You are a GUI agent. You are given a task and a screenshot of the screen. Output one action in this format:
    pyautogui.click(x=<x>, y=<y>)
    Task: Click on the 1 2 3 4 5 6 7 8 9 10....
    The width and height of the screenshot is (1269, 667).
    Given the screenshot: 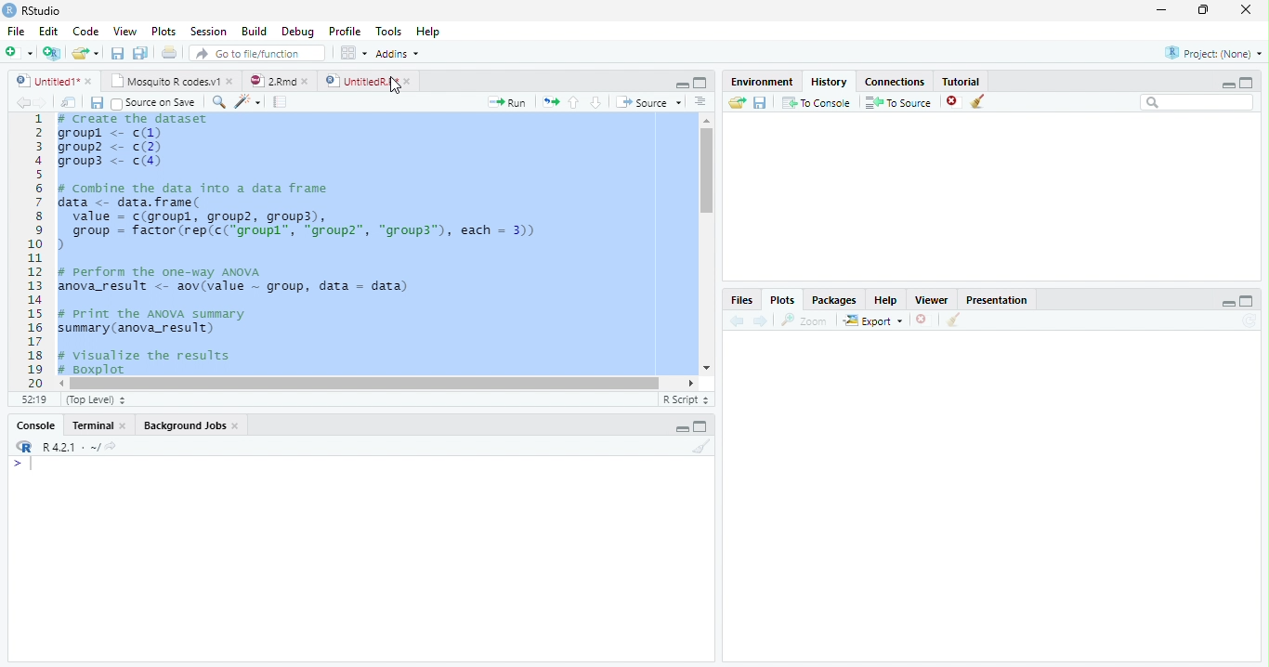 What is the action you would take?
    pyautogui.click(x=36, y=252)
    